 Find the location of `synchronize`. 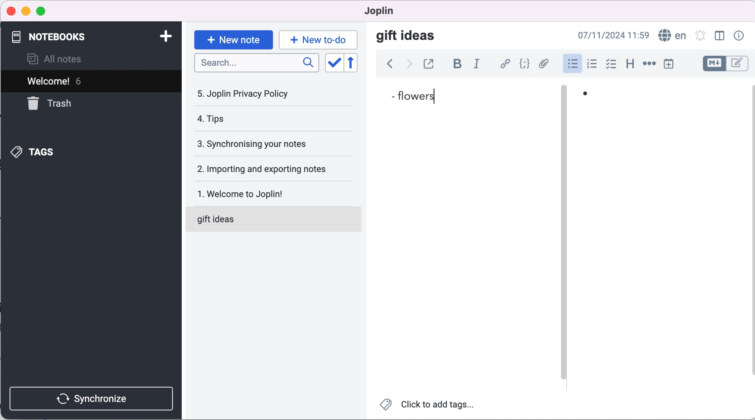

synchronize is located at coordinates (90, 397).